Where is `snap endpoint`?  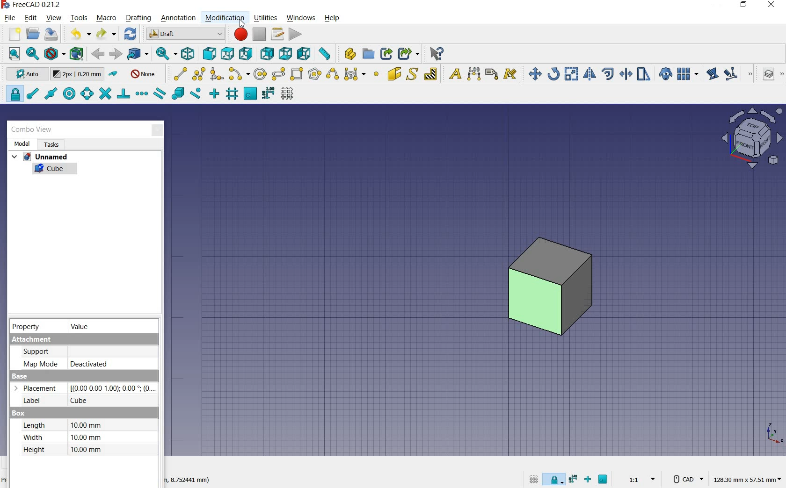
snap endpoint is located at coordinates (33, 94).